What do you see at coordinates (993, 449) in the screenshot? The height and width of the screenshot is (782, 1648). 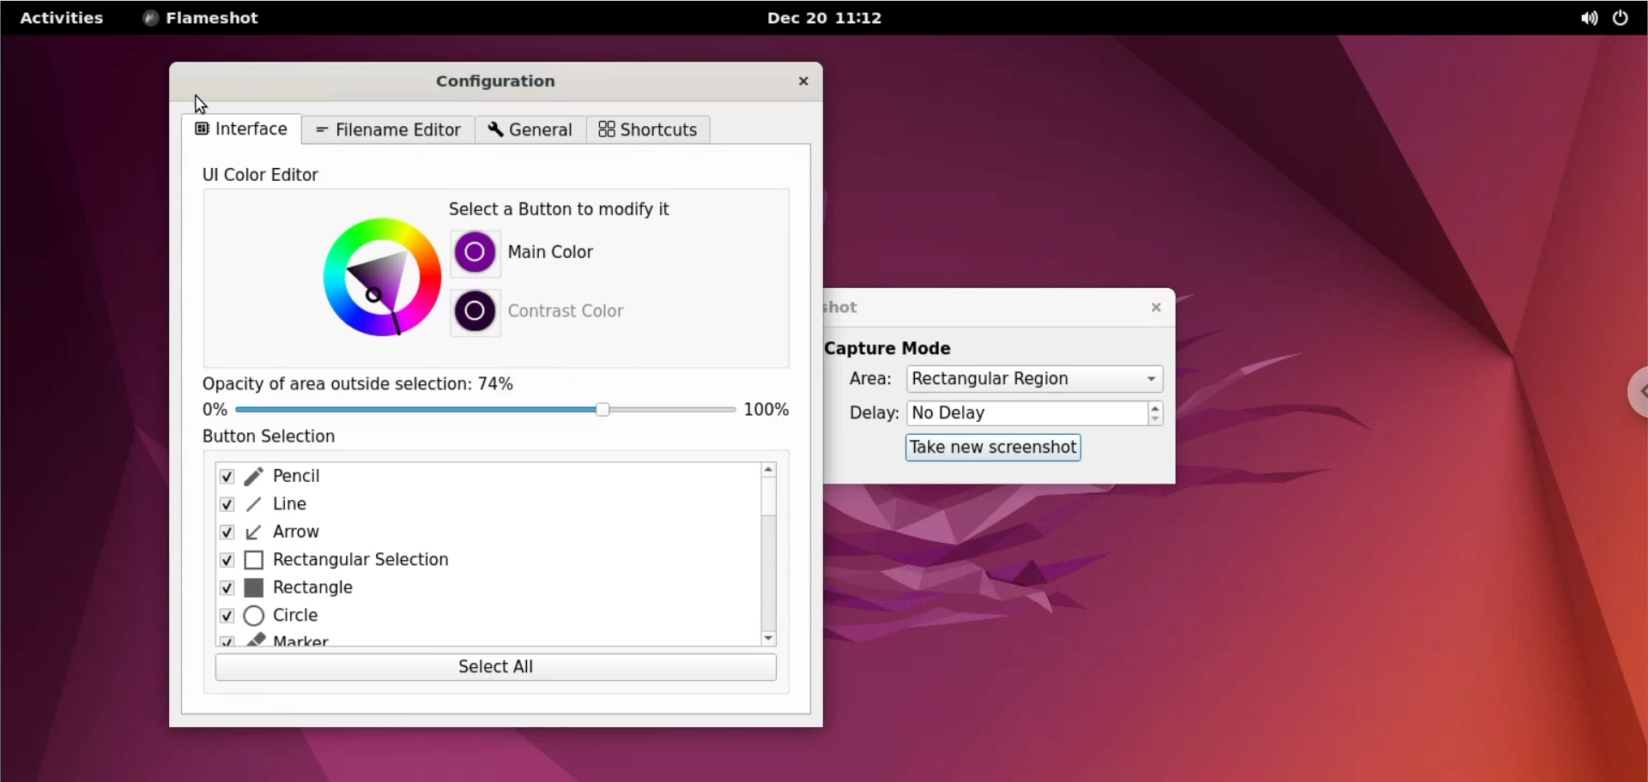 I see `take new screenshot` at bounding box center [993, 449].